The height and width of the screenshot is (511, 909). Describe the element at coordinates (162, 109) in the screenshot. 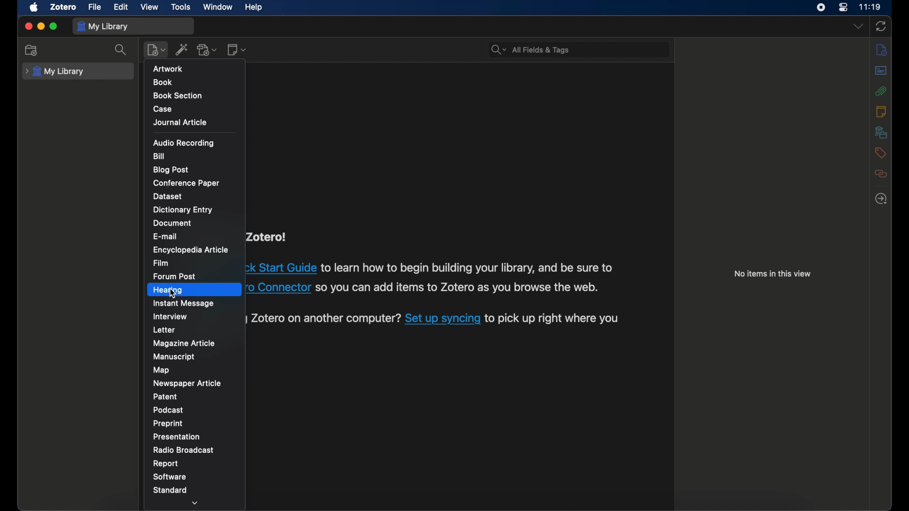

I see `case` at that location.